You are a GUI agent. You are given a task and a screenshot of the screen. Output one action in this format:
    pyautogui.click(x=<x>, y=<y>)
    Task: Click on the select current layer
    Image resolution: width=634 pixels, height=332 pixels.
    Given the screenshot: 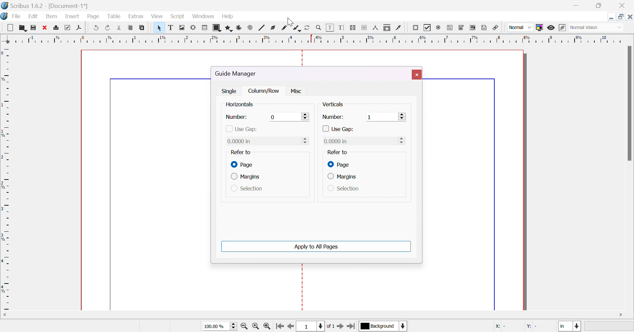 What is the action you would take?
    pyautogui.click(x=378, y=326)
    